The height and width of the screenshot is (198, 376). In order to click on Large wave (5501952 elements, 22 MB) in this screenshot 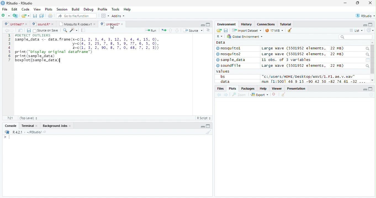, I will do `click(303, 49)`.